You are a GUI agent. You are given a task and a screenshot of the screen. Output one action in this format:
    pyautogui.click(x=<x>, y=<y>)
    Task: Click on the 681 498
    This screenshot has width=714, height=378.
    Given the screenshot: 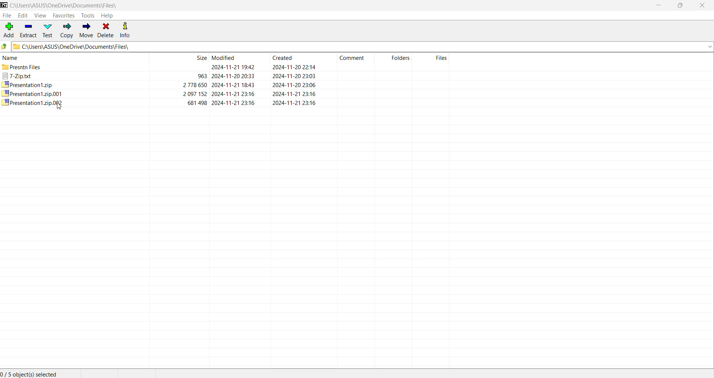 What is the action you would take?
    pyautogui.click(x=196, y=102)
    